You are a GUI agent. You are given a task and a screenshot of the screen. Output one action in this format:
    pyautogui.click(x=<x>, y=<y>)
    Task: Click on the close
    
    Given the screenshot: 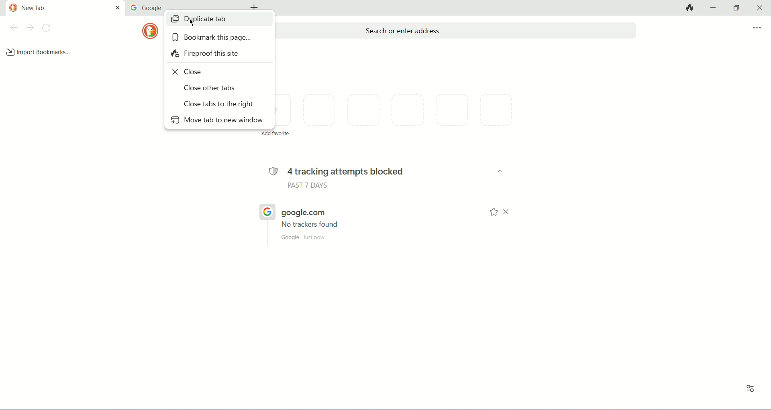 What is the action you would take?
    pyautogui.click(x=190, y=73)
    